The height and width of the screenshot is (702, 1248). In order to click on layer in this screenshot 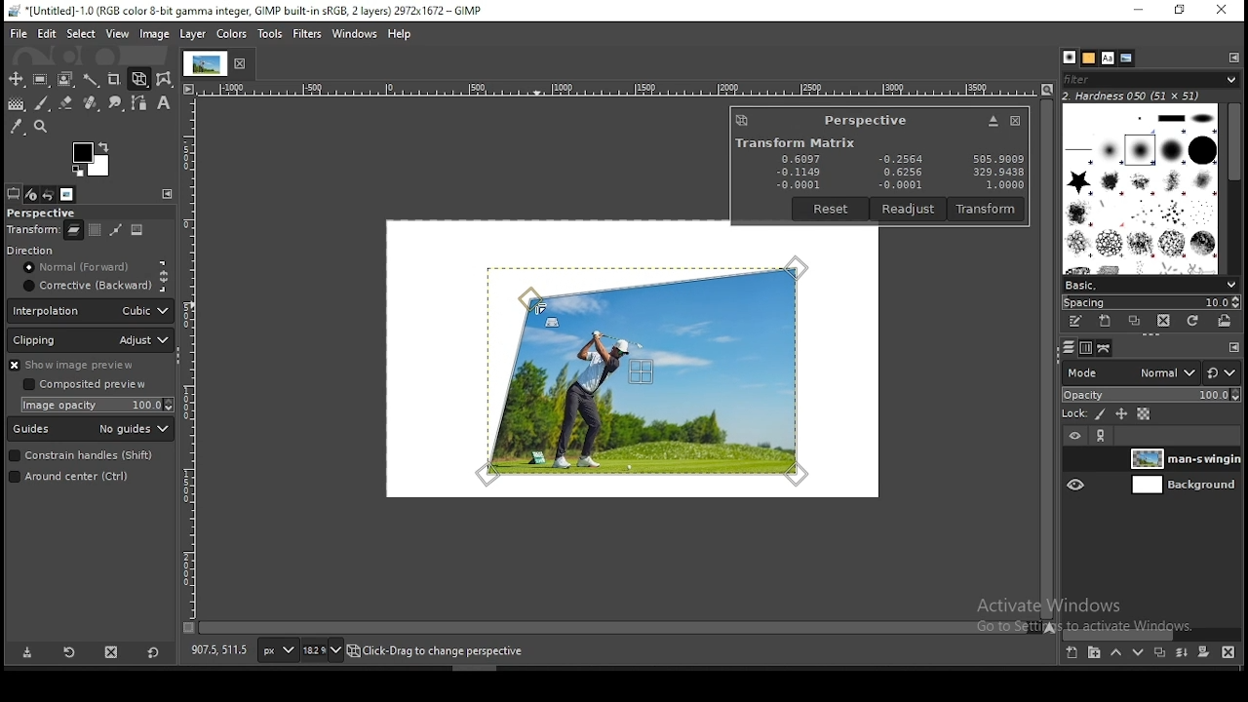, I will do `click(193, 34)`.